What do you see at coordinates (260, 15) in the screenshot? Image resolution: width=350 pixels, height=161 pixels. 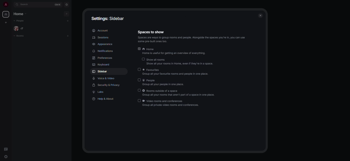 I see `close` at bounding box center [260, 15].